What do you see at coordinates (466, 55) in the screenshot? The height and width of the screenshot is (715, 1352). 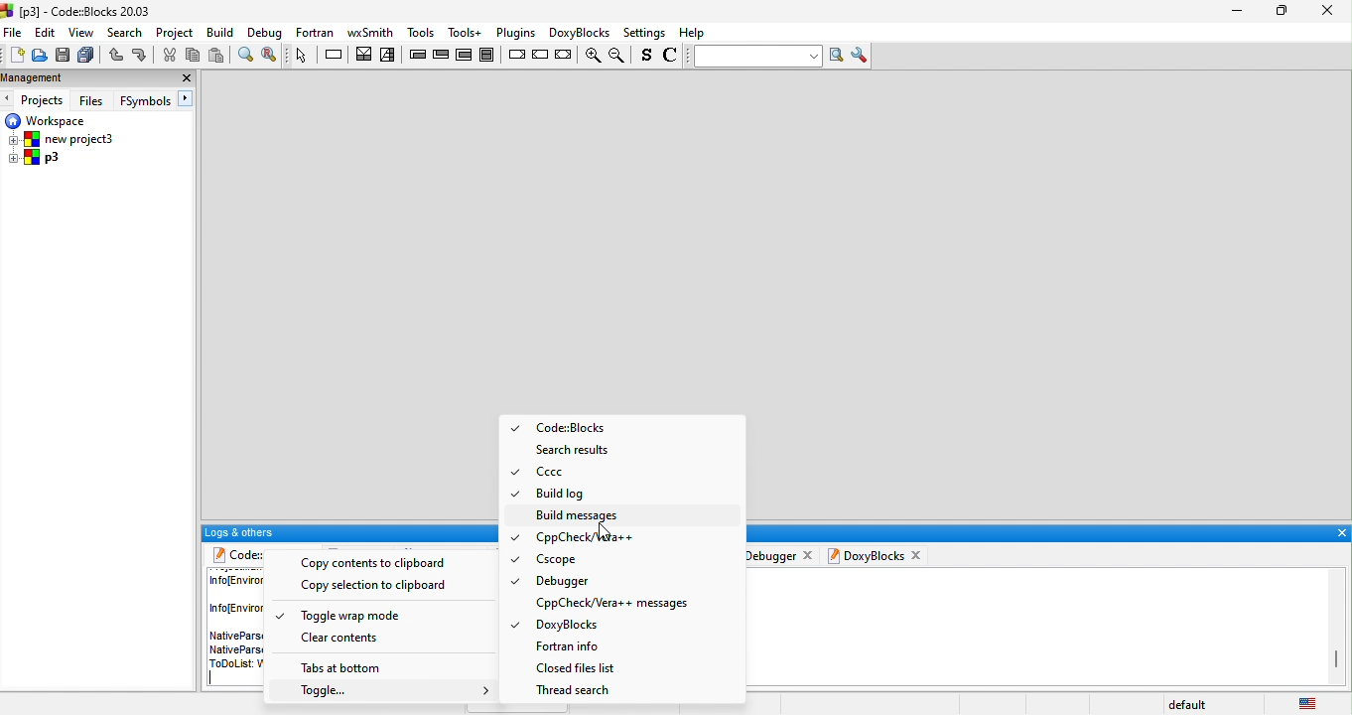 I see `counting loop` at bounding box center [466, 55].